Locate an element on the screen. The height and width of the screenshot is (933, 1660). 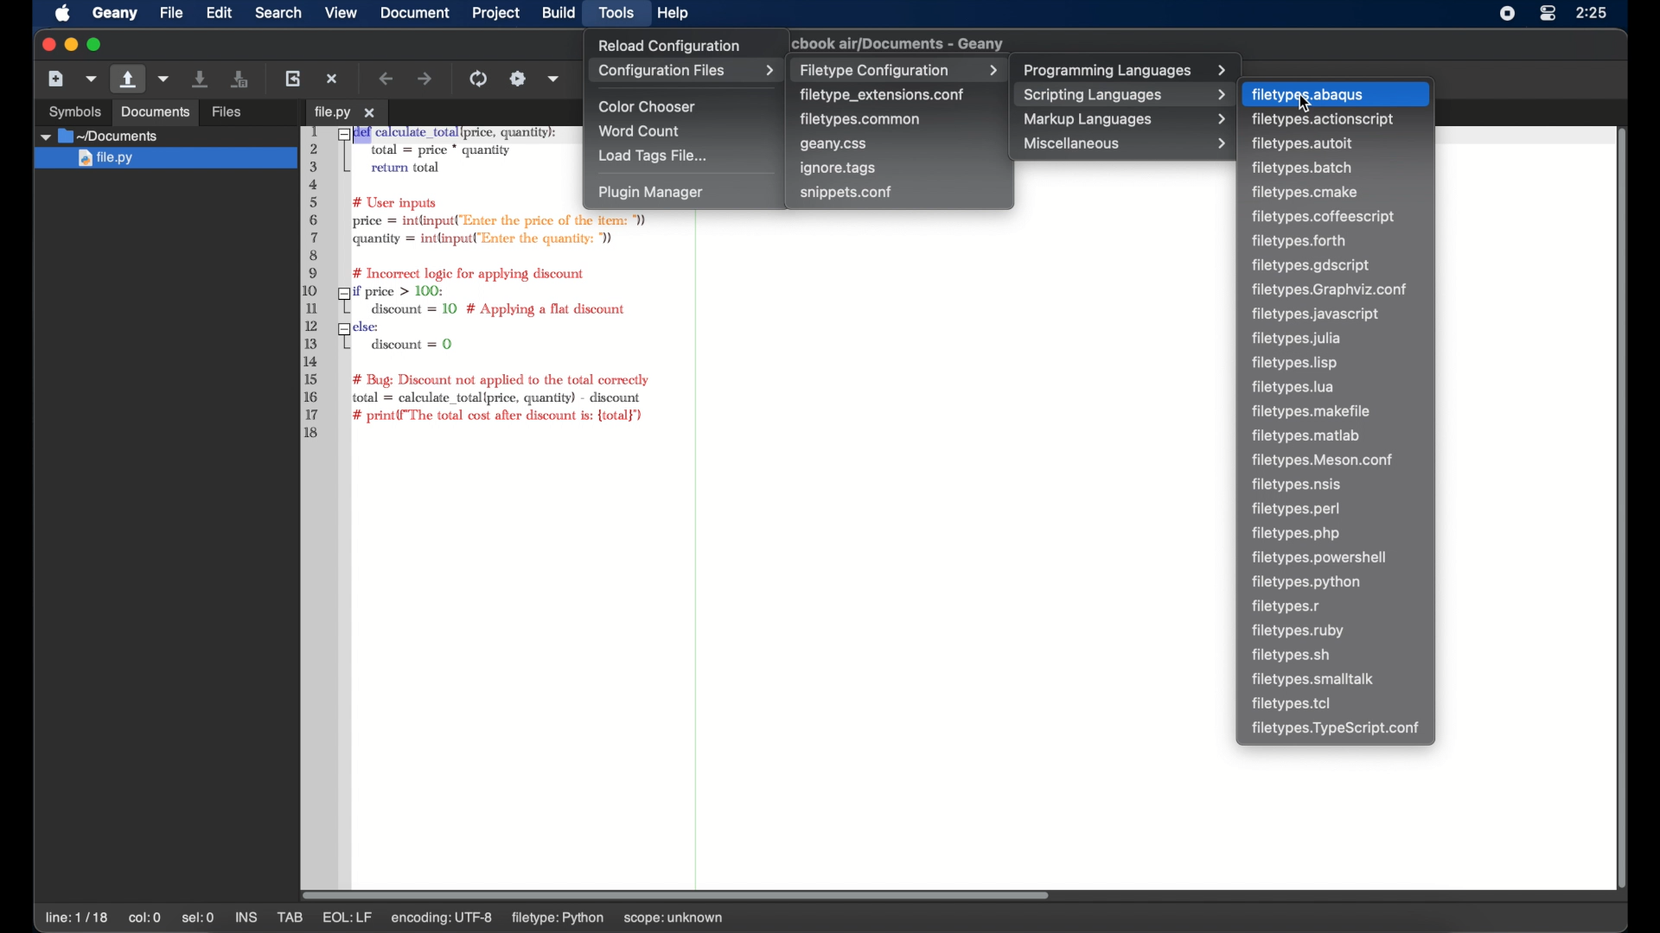
eql:lf is located at coordinates (399, 917).